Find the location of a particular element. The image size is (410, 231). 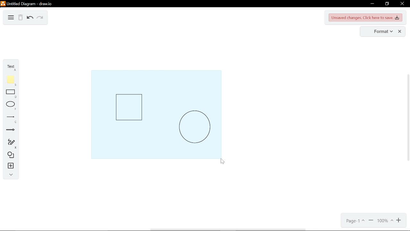

zoom out is located at coordinates (371, 221).